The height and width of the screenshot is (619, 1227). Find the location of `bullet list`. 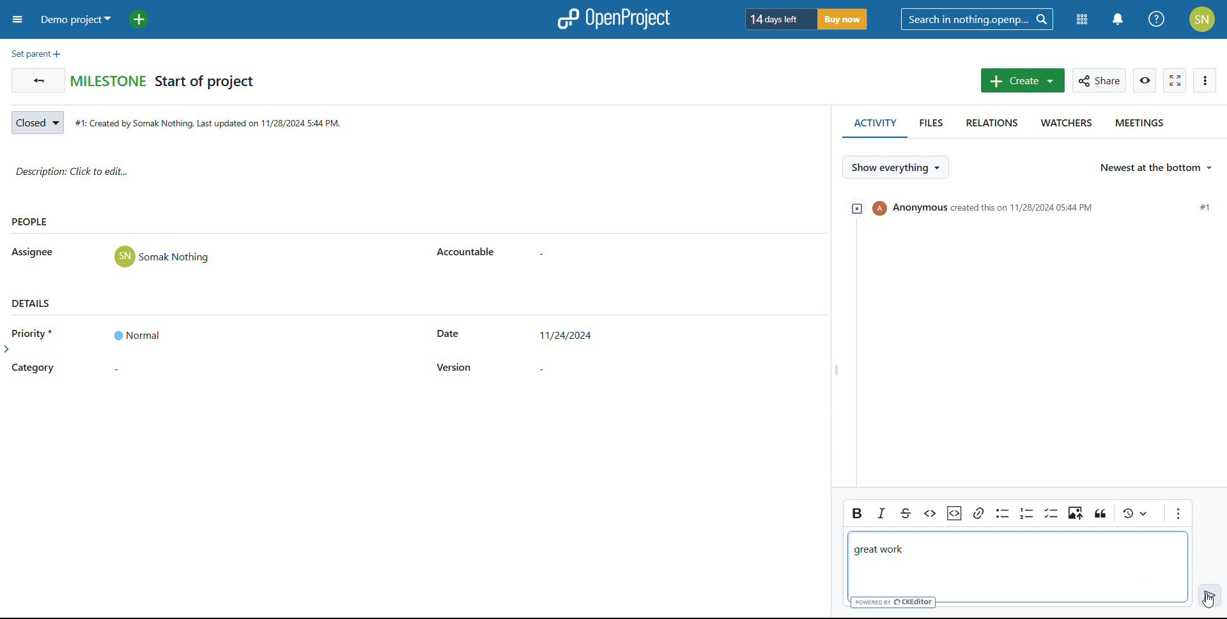

bullet list is located at coordinates (1001, 514).